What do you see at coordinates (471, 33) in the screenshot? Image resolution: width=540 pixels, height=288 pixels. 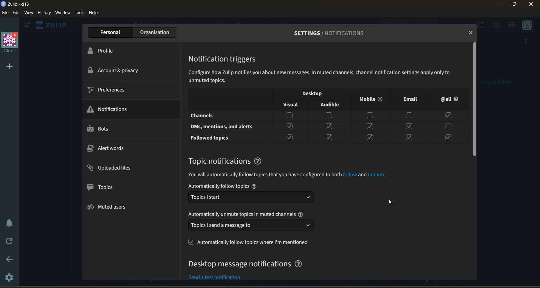 I see `close tab` at bounding box center [471, 33].